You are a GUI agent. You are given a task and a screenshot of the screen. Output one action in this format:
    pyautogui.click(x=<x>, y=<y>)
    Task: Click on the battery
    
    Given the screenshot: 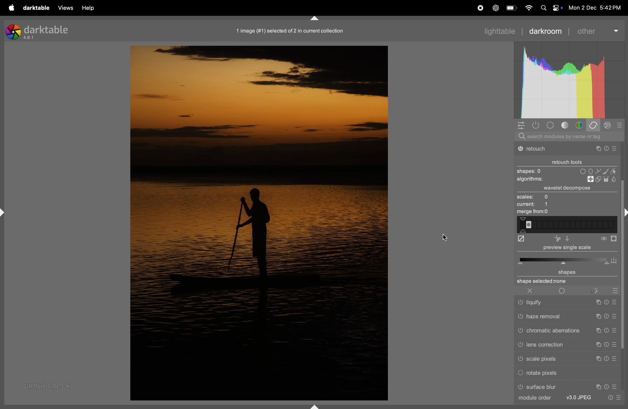 What is the action you would take?
    pyautogui.click(x=512, y=8)
    